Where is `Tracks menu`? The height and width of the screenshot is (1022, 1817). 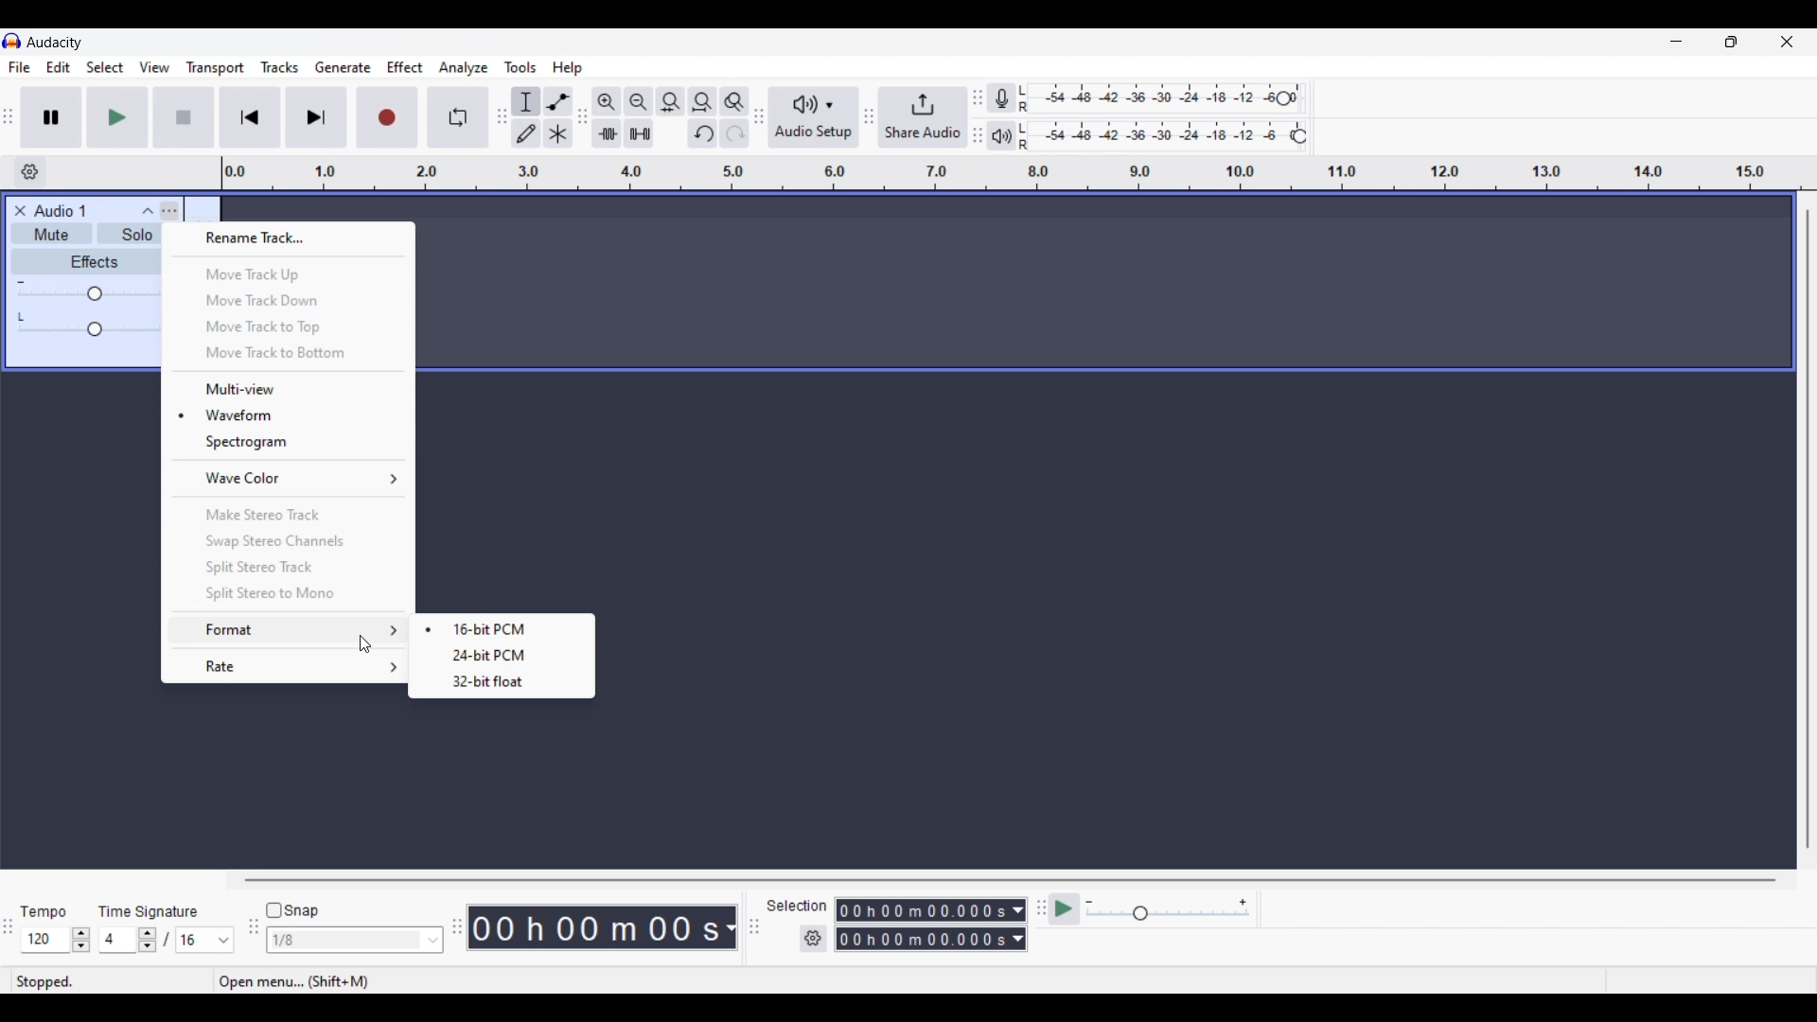
Tracks menu is located at coordinates (279, 67).